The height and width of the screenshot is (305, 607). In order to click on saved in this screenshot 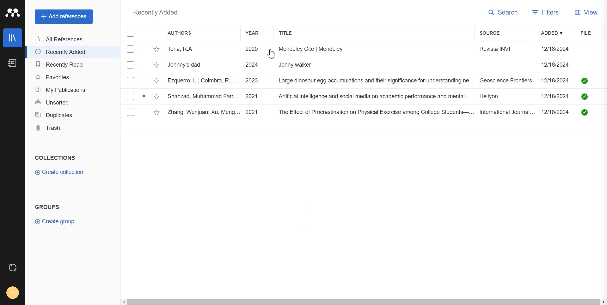, I will do `click(584, 97)`.